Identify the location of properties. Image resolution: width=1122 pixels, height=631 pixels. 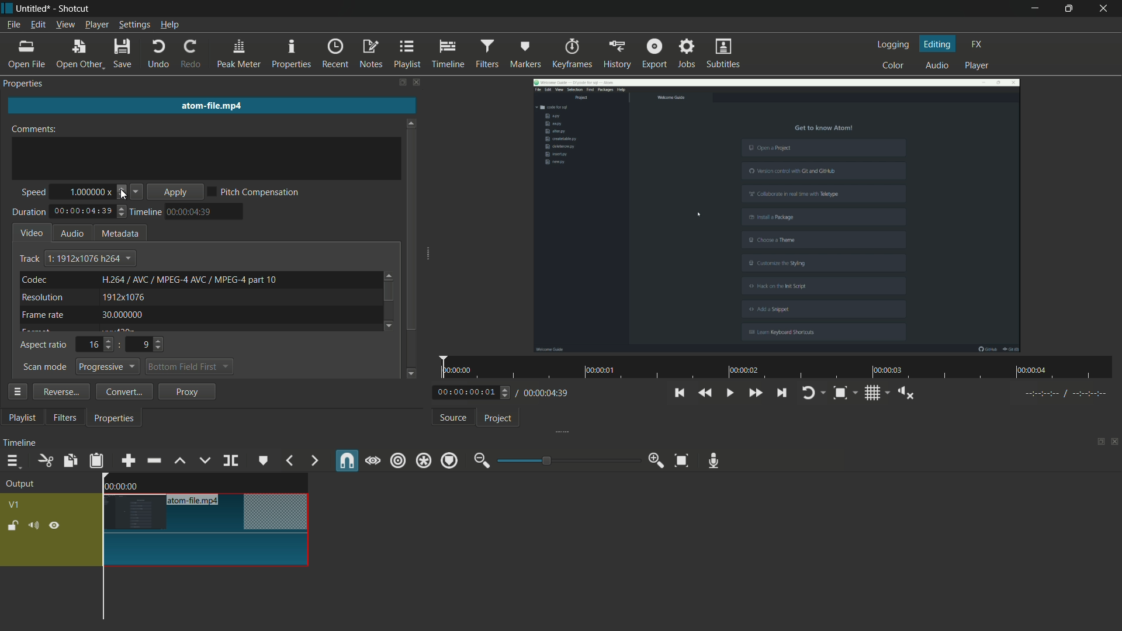
(292, 52).